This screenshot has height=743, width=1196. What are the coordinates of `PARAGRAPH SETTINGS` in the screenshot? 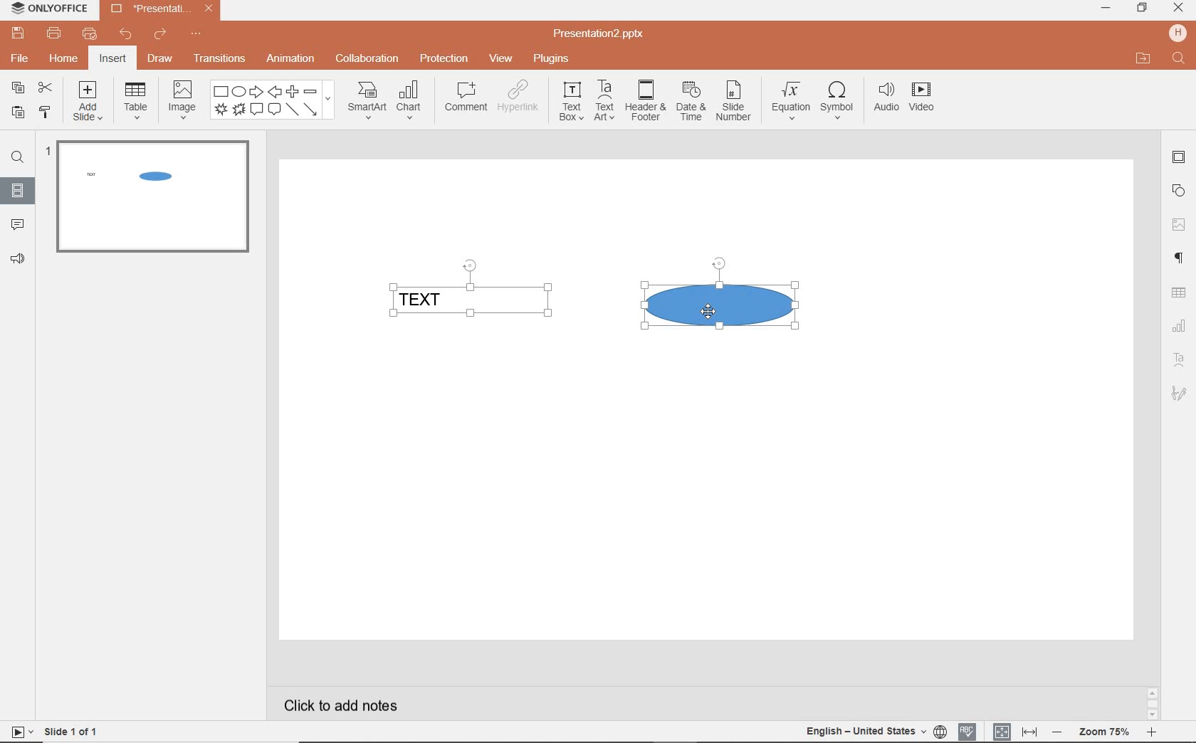 It's located at (1180, 260).